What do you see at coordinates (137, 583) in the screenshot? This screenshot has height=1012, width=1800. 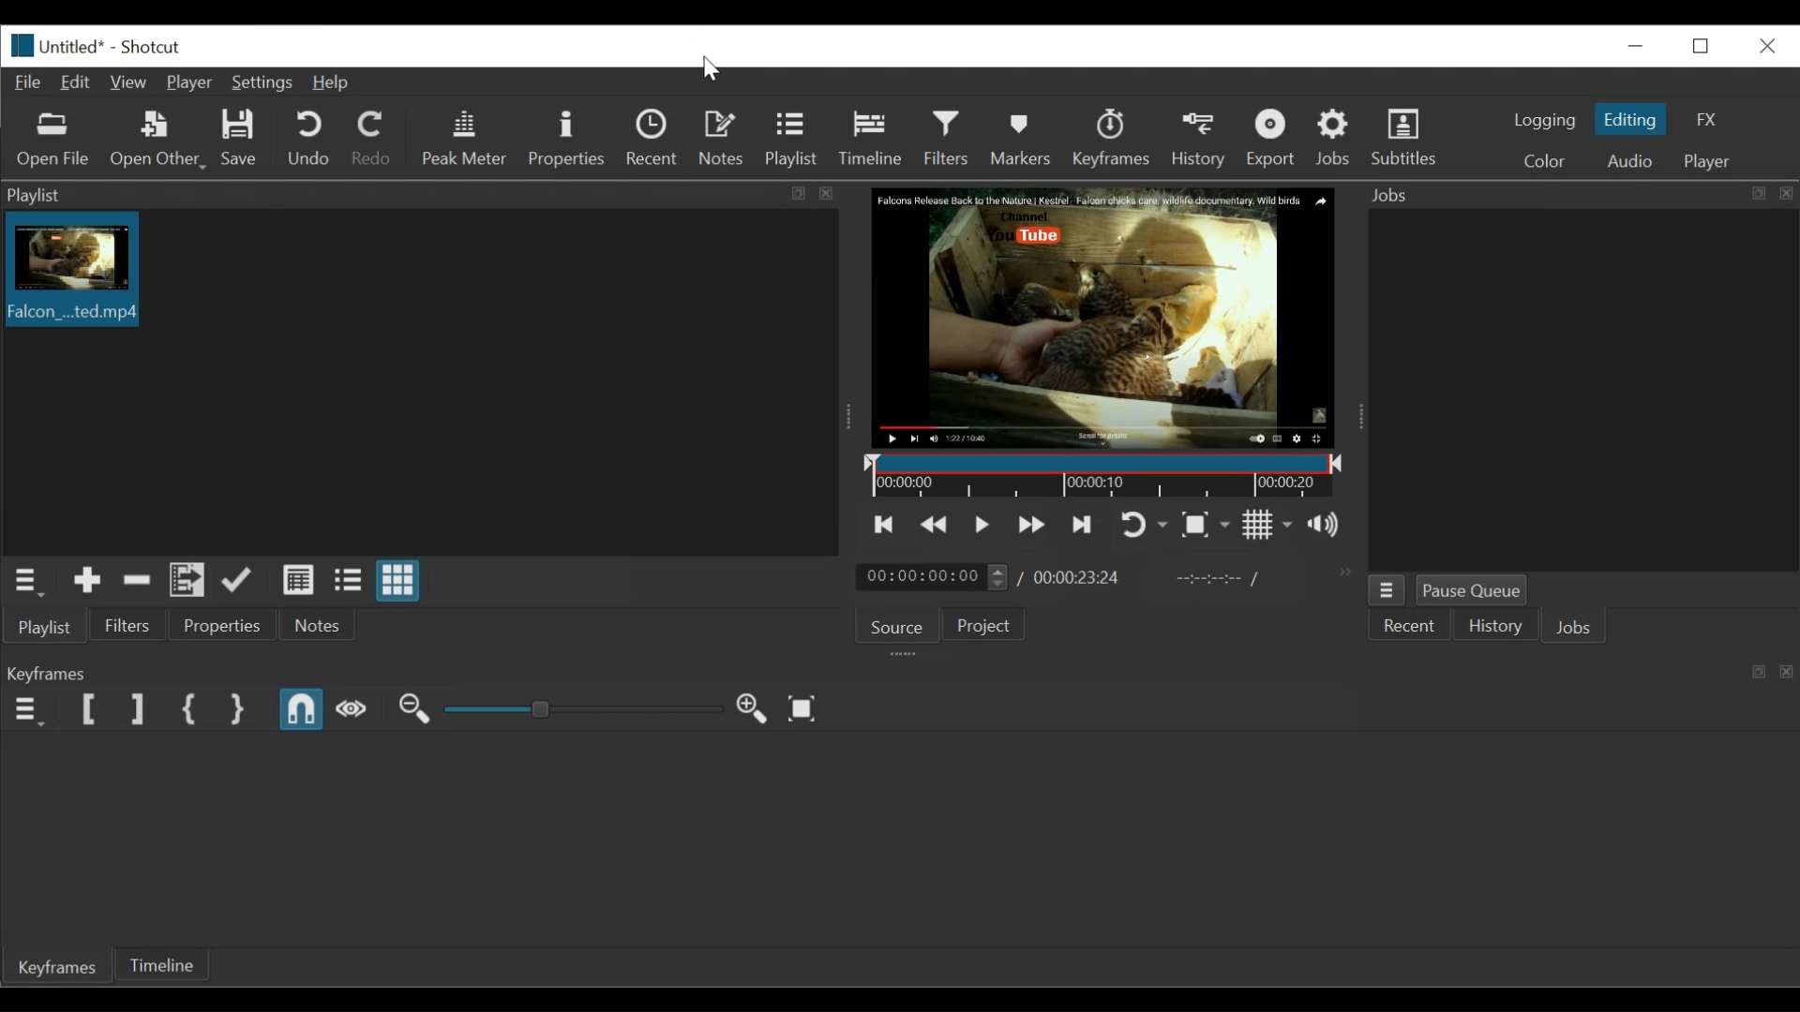 I see `Remove cut` at bounding box center [137, 583].